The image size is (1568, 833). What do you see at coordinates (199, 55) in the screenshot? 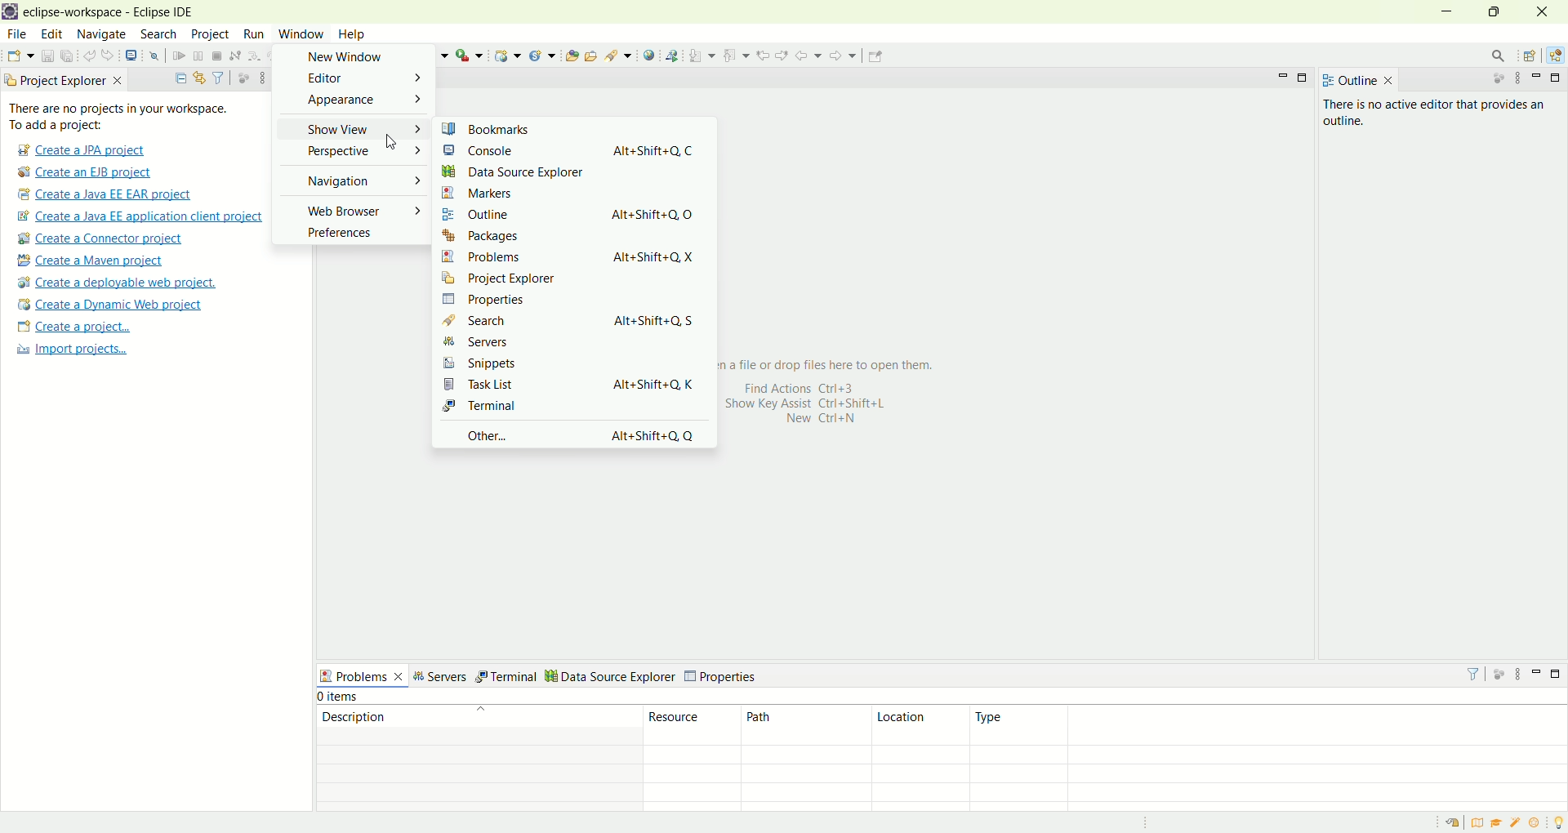
I see `suspend` at bounding box center [199, 55].